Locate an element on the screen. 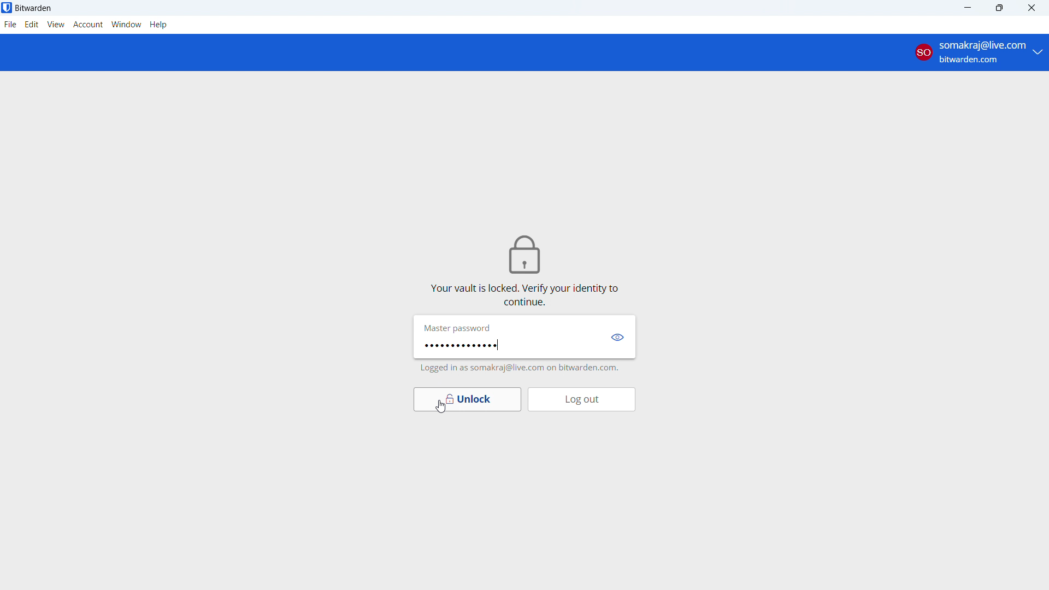  log out is located at coordinates (581, 399).